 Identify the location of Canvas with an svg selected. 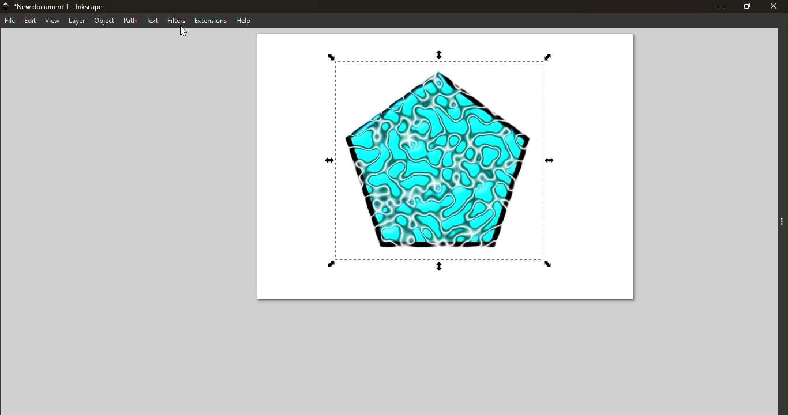
(446, 167).